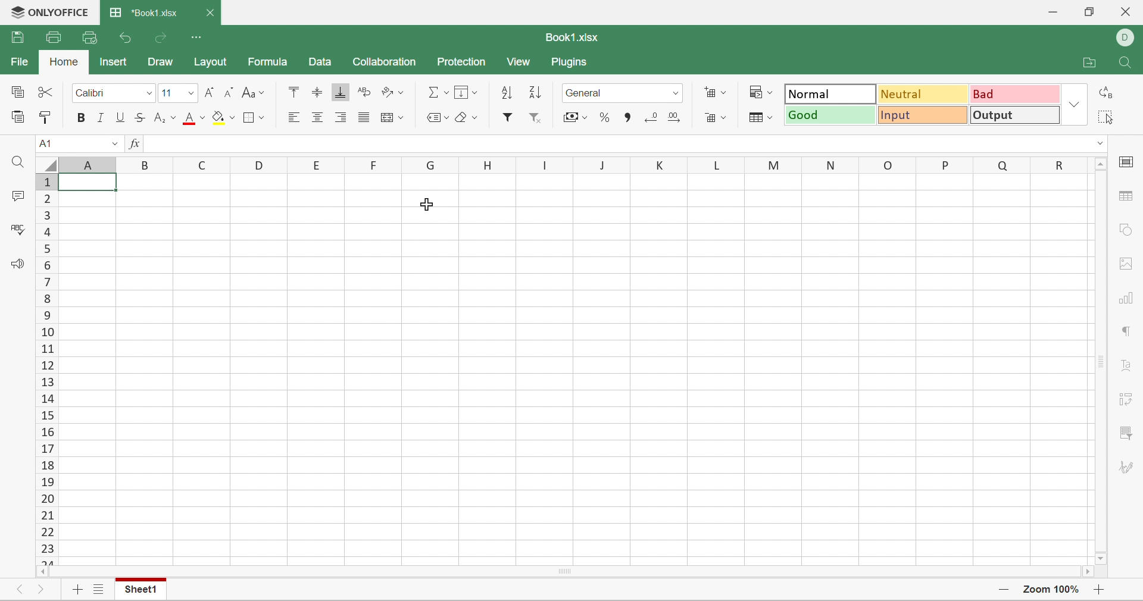 The width and height of the screenshot is (1143, 601). What do you see at coordinates (1101, 143) in the screenshot?
I see `Drop down` at bounding box center [1101, 143].